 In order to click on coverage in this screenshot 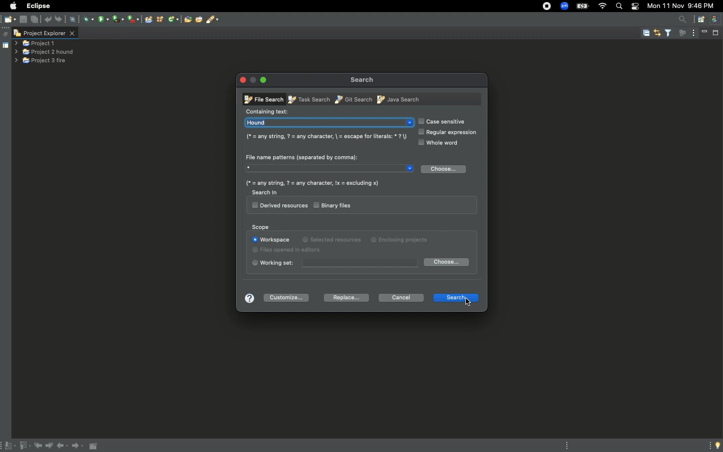, I will do `click(117, 19)`.